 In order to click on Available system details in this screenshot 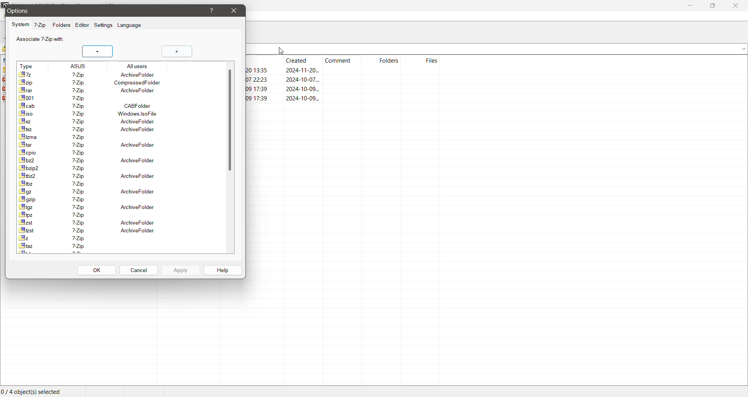, I will do `click(88, 98)`.